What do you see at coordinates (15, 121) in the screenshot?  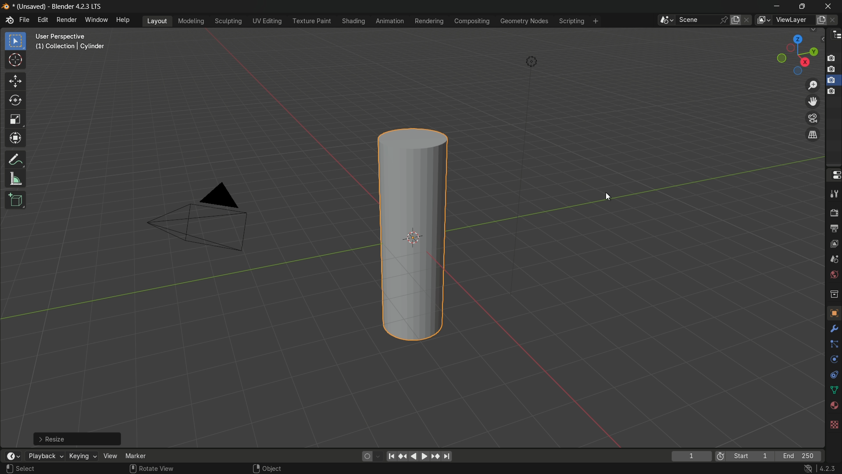 I see `scale` at bounding box center [15, 121].